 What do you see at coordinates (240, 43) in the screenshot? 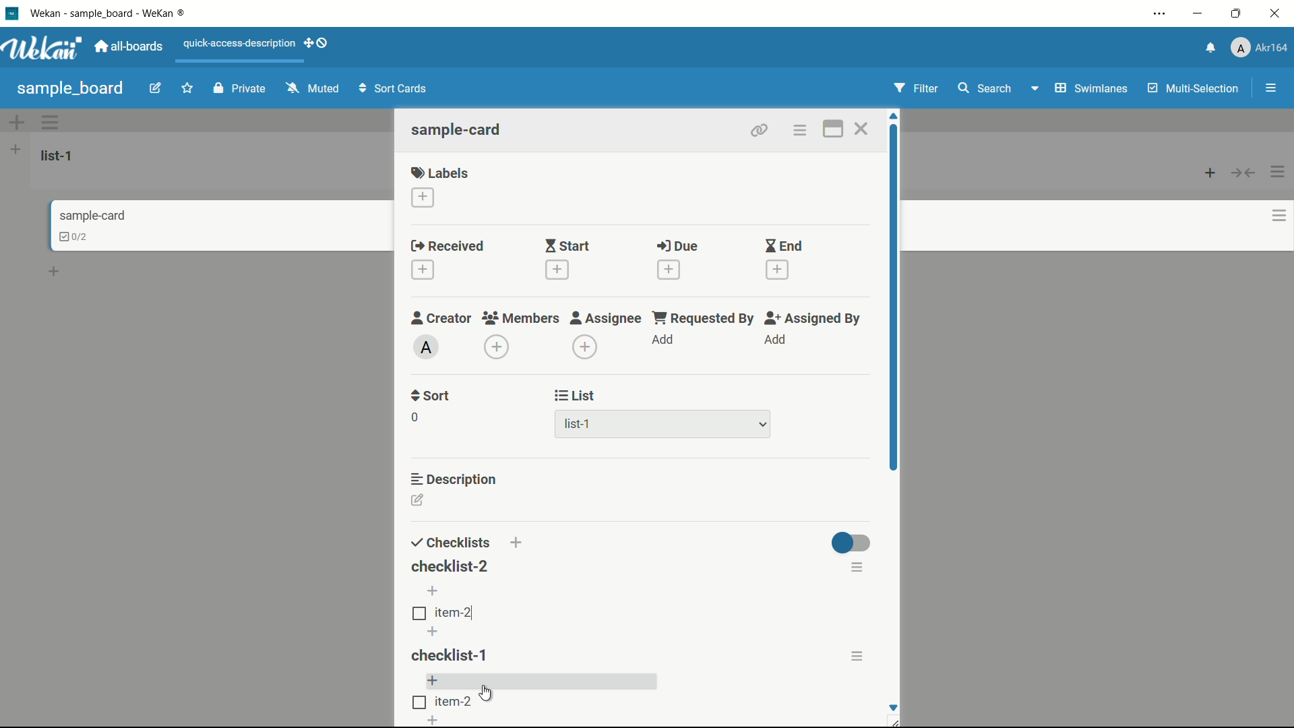
I see `quick-access-description` at bounding box center [240, 43].